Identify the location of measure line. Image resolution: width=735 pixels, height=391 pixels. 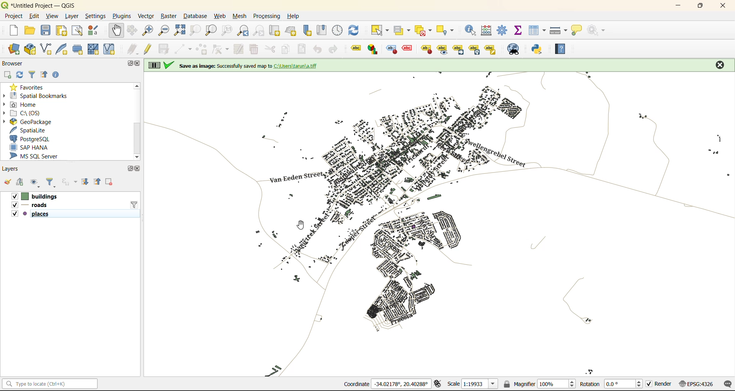
(559, 30).